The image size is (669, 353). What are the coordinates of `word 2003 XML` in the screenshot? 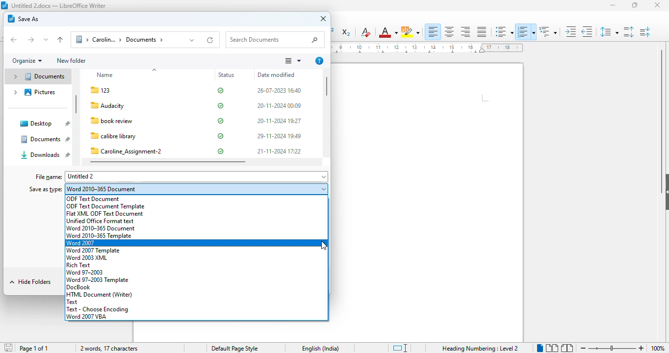 It's located at (86, 258).